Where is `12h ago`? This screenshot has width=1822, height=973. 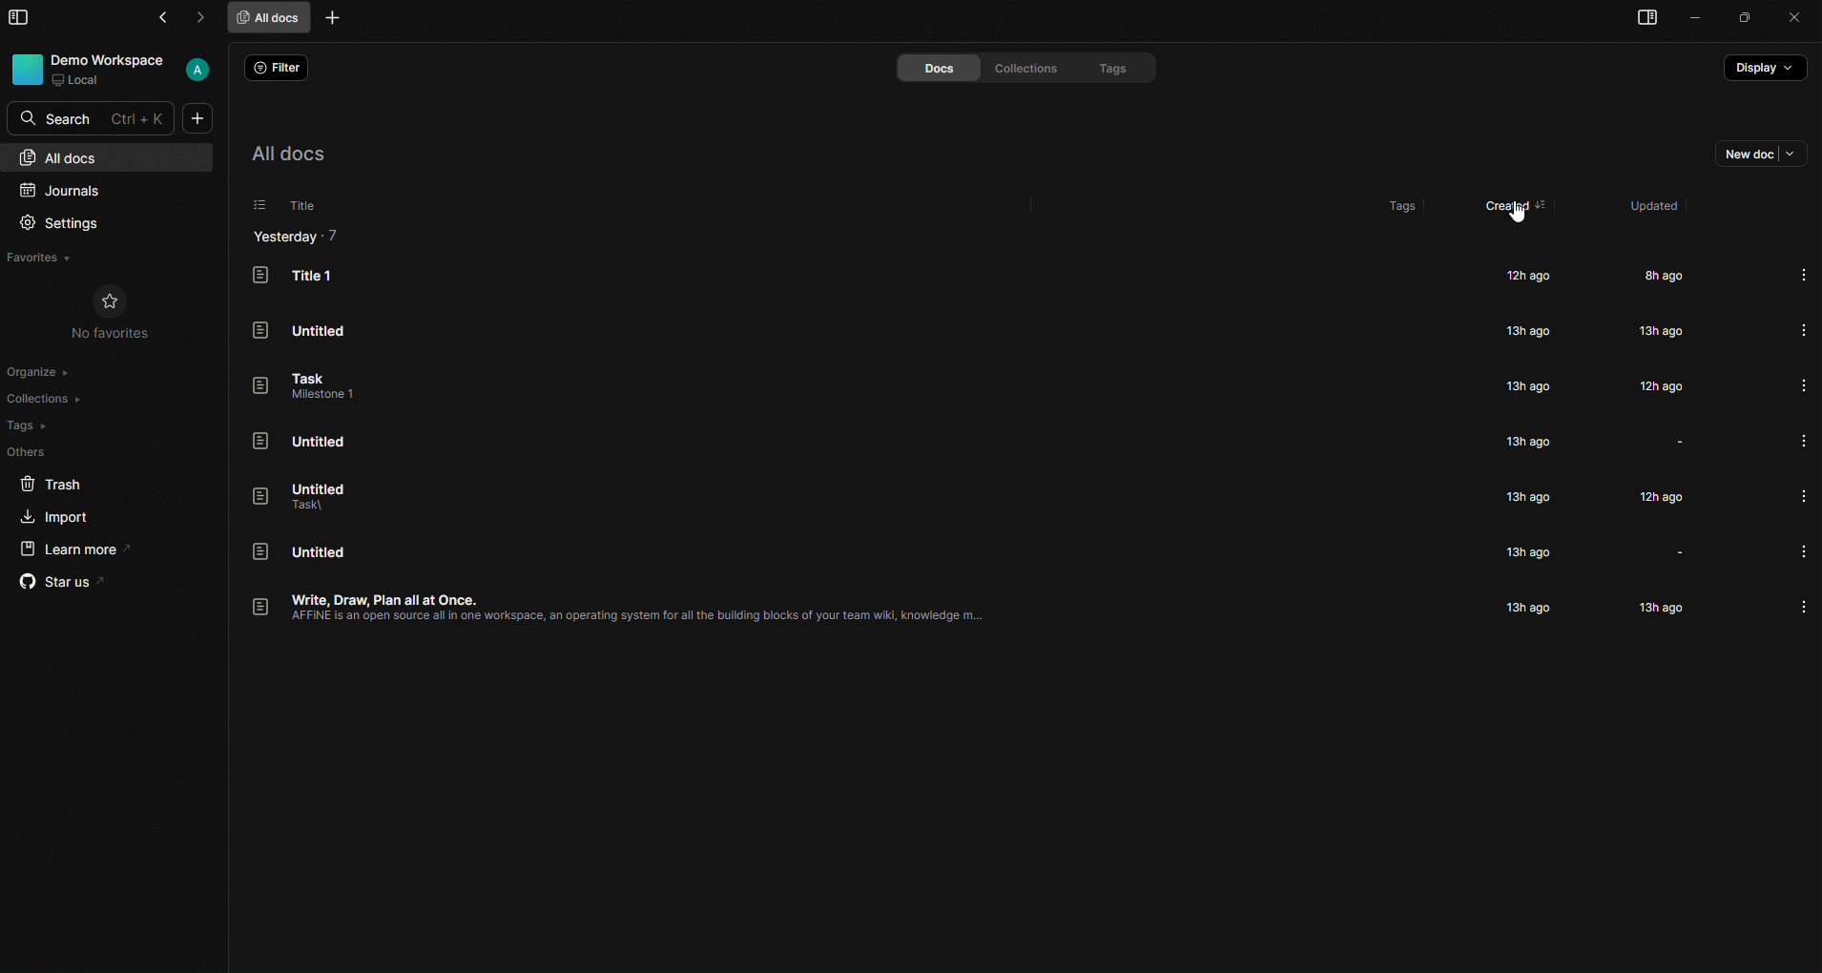
12h ago is located at coordinates (1658, 498).